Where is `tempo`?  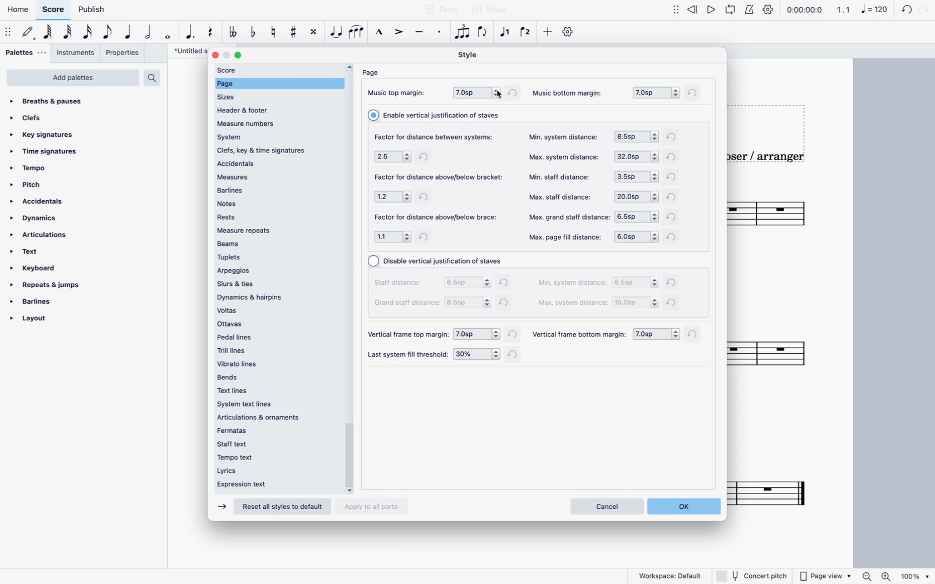
tempo is located at coordinates (30, 167).